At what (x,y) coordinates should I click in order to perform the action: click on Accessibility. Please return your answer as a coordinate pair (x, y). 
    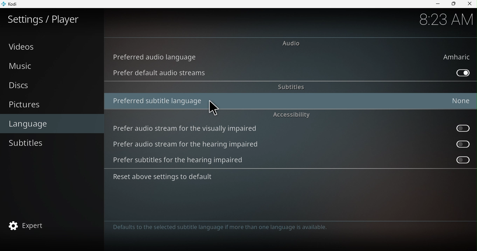
    Looking at the image, I should click on (292, 114).